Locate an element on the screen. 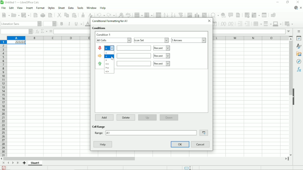  scroll left is located at coordinates (2, 159).